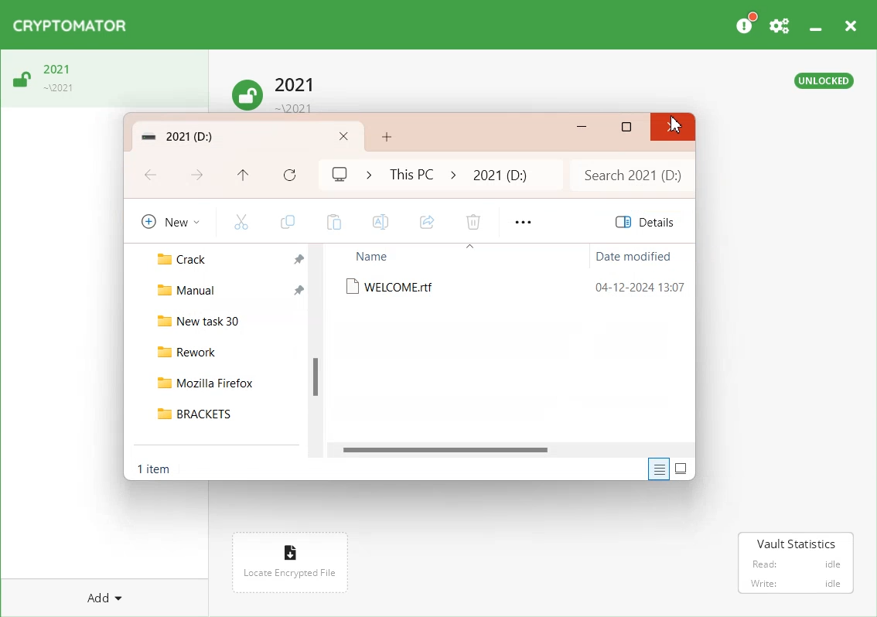 Image resolution: width=877 pixels, height=617 pixels. I want to click on icon, so click(452, 175).